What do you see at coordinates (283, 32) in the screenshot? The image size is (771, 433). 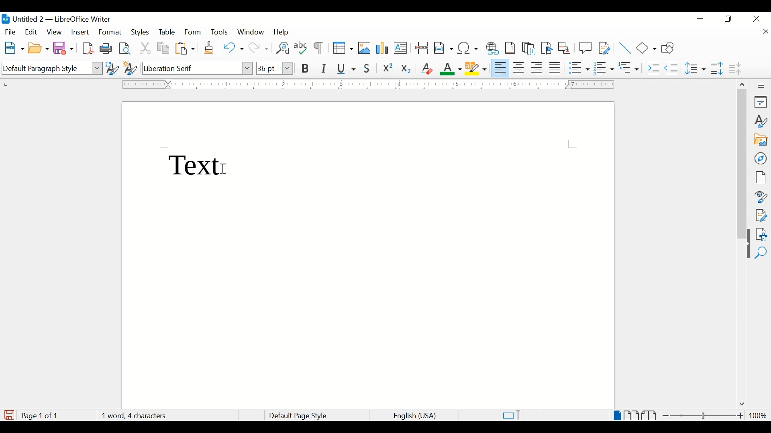 I see `help` at bounding box center [283, 32].